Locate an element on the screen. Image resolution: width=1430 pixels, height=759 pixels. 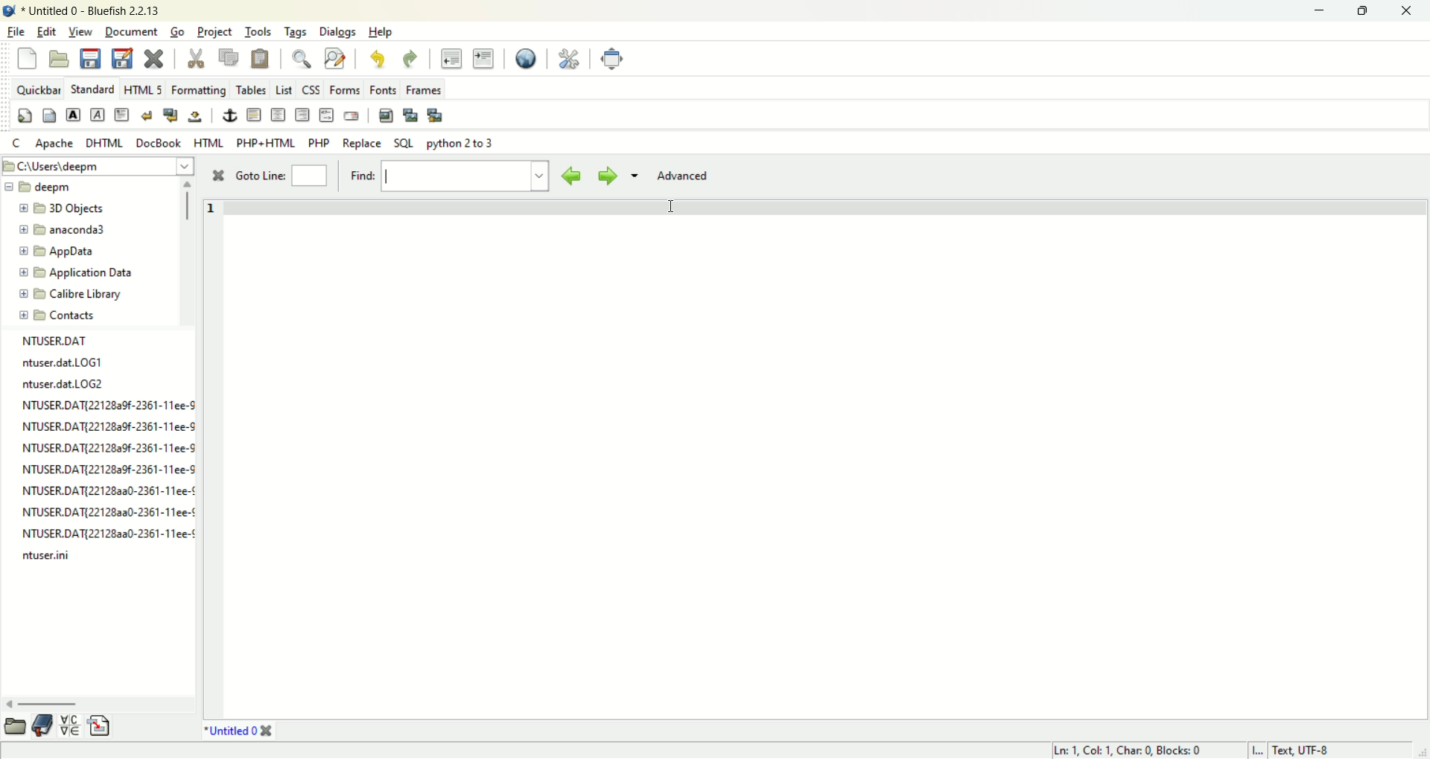
3D object is located at coordinates (67, 209).